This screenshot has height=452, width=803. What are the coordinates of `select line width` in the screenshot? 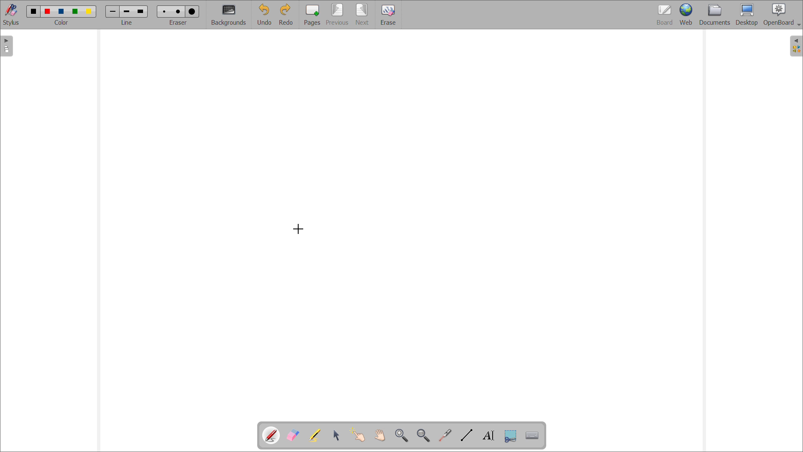 It's located at (127, 23).